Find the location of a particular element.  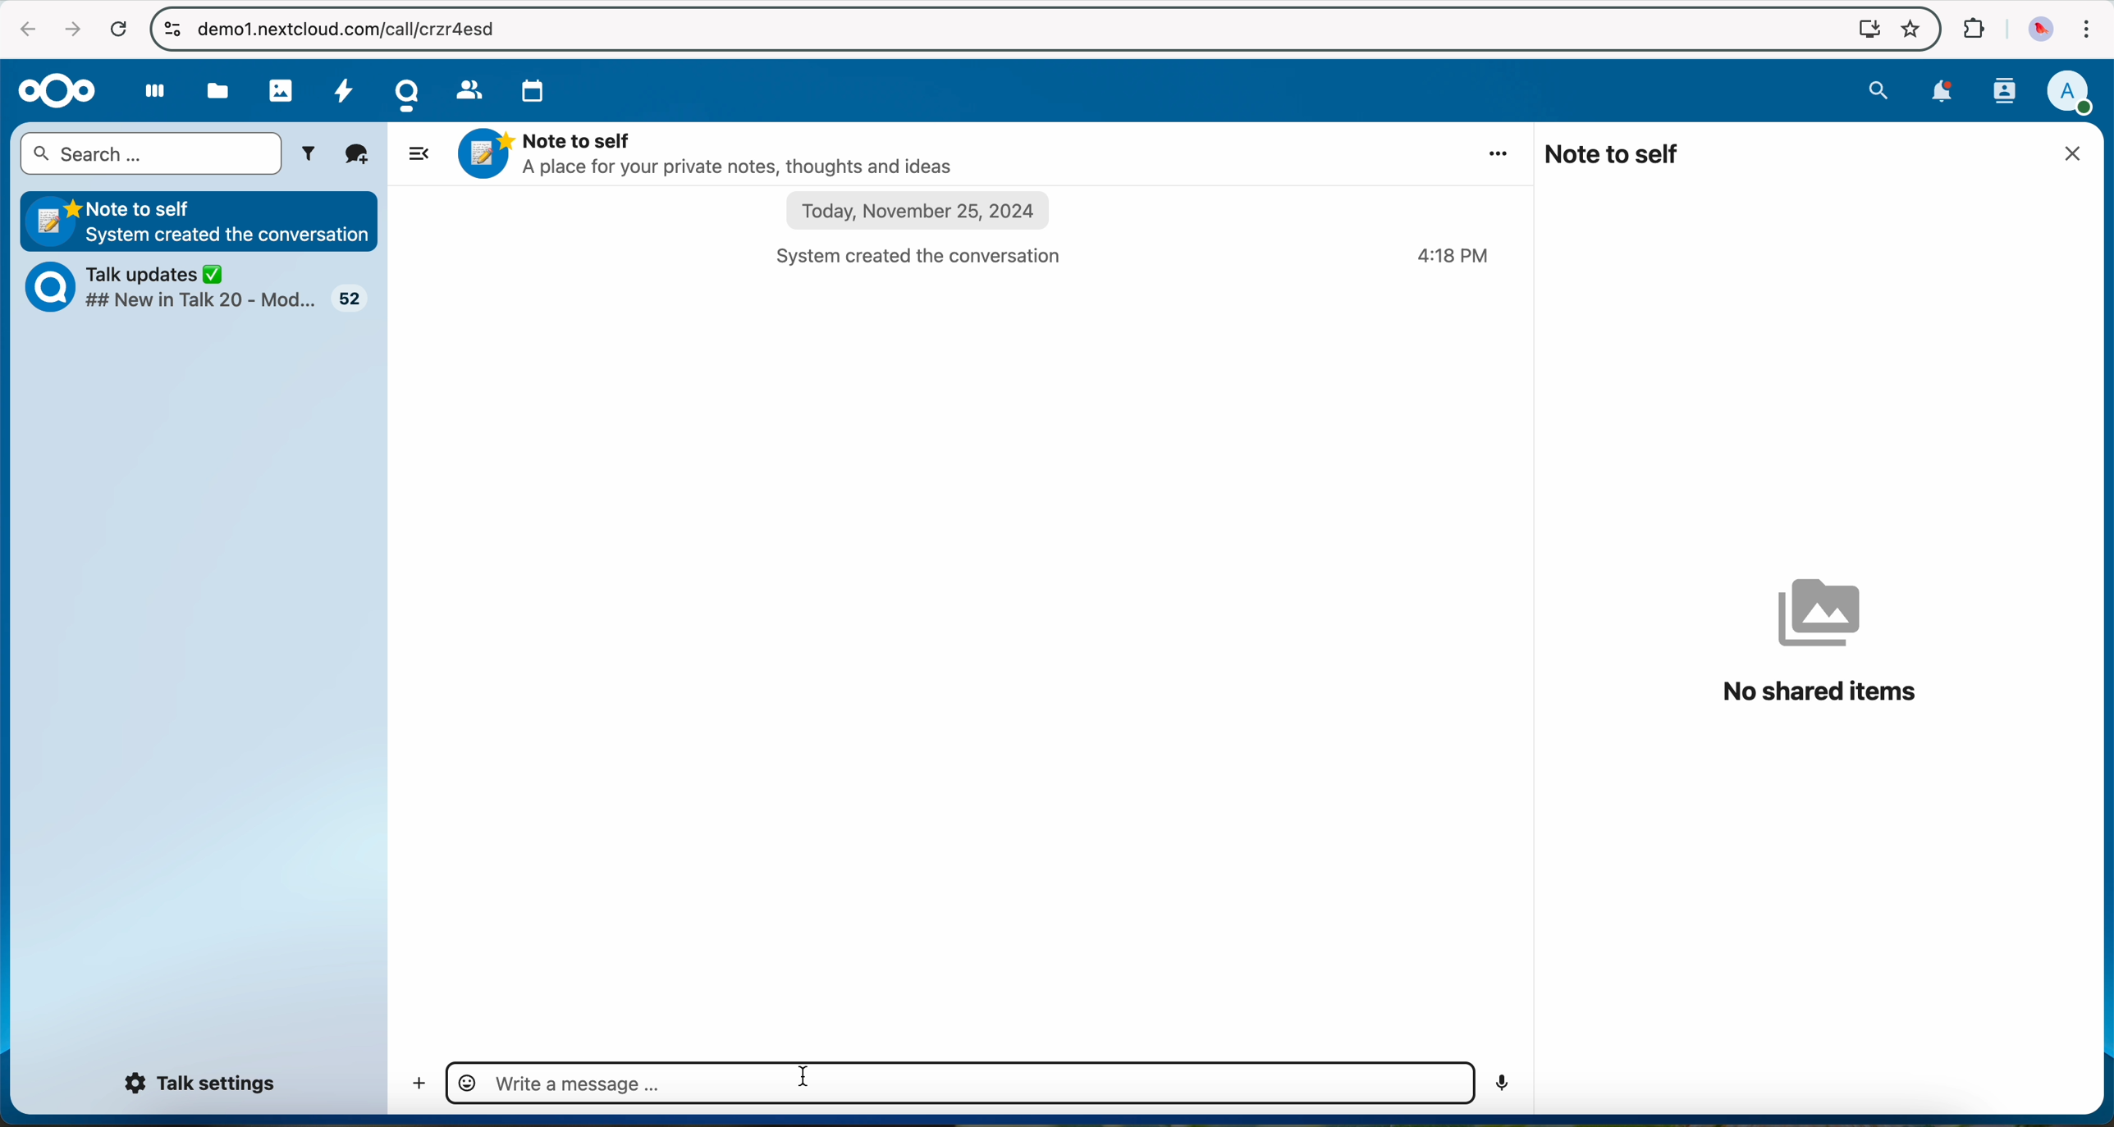

new conversation is located at coordinates (358, 155).